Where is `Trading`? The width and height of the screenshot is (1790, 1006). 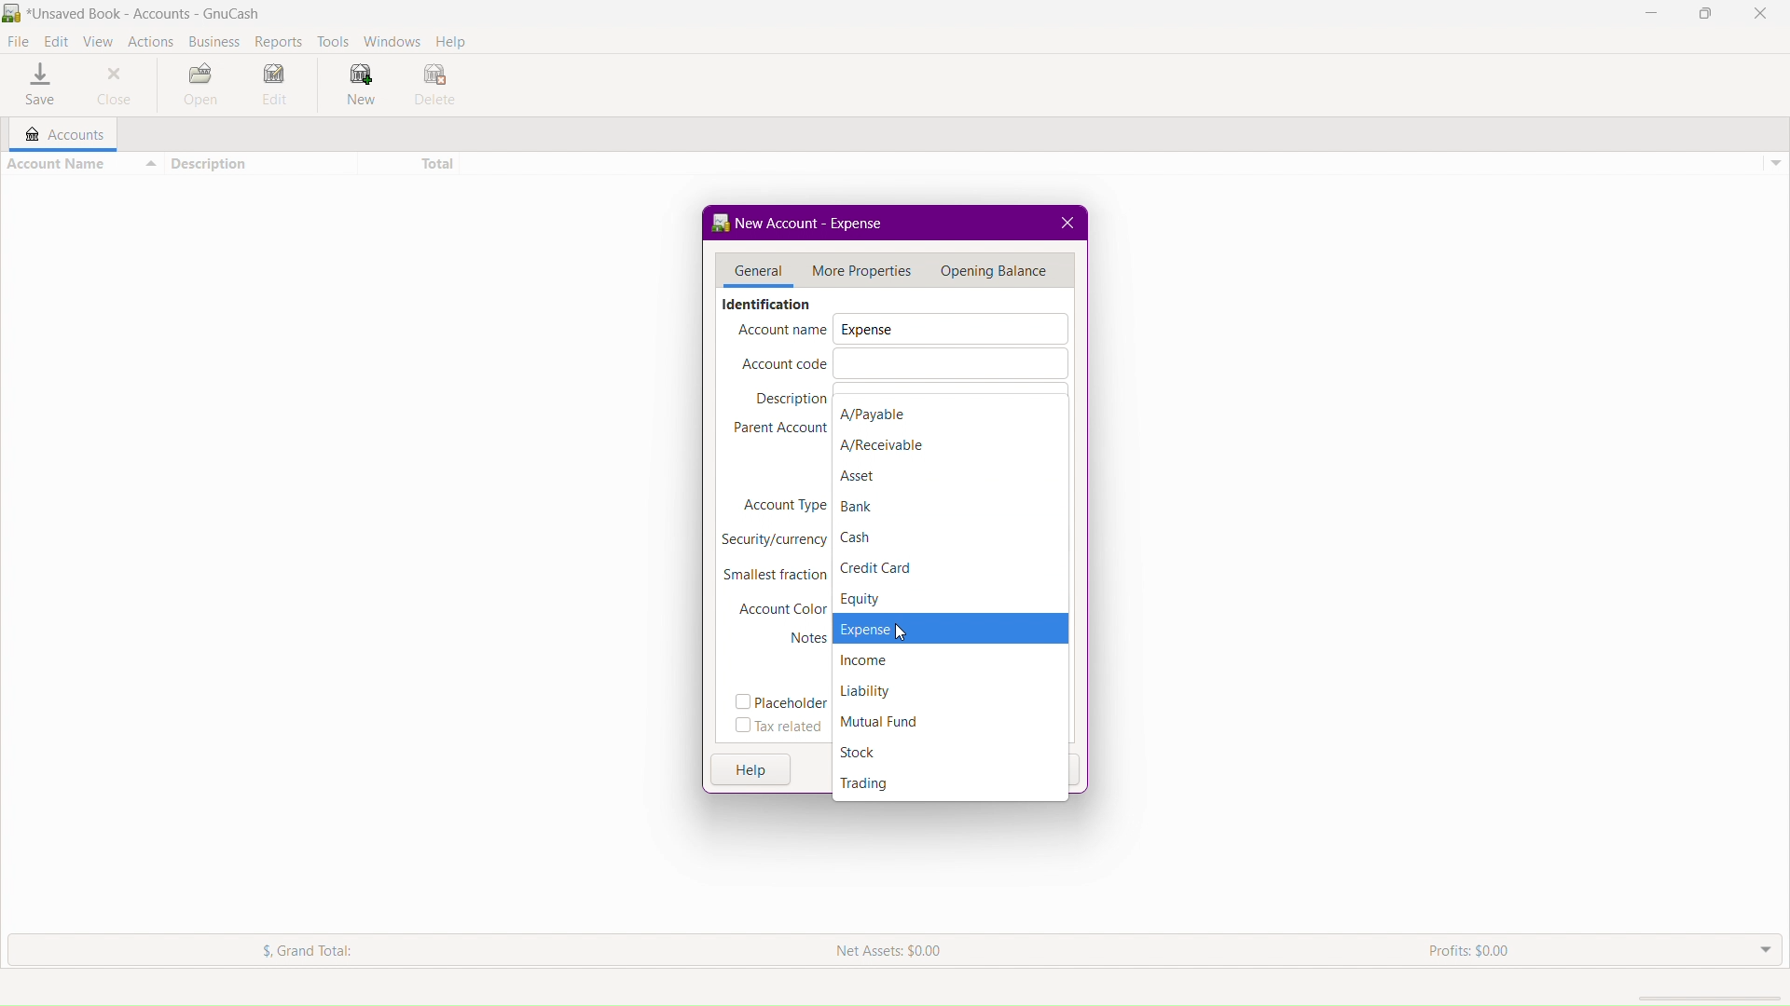 Trading is located at coordinates (865, 783).